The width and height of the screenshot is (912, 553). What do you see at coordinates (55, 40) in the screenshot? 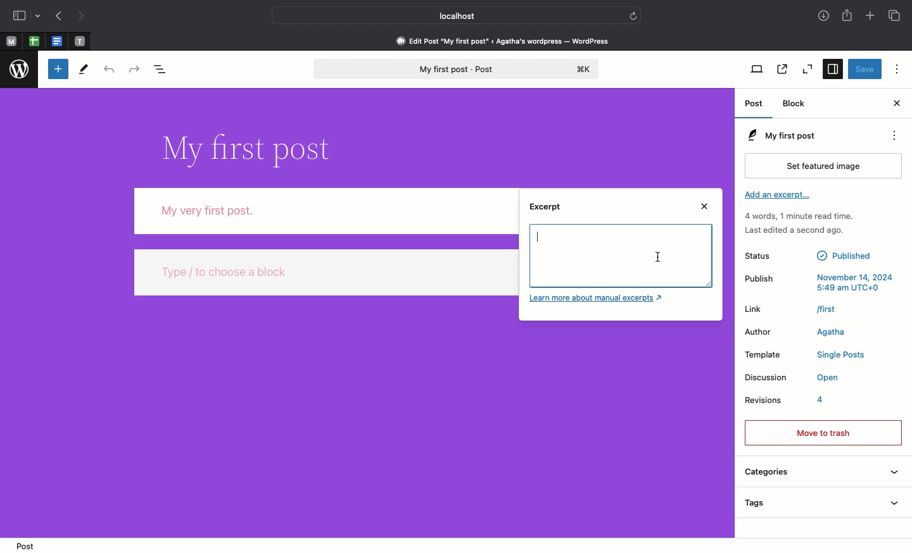
I see `word document tab` at bounding box center [55, 40].